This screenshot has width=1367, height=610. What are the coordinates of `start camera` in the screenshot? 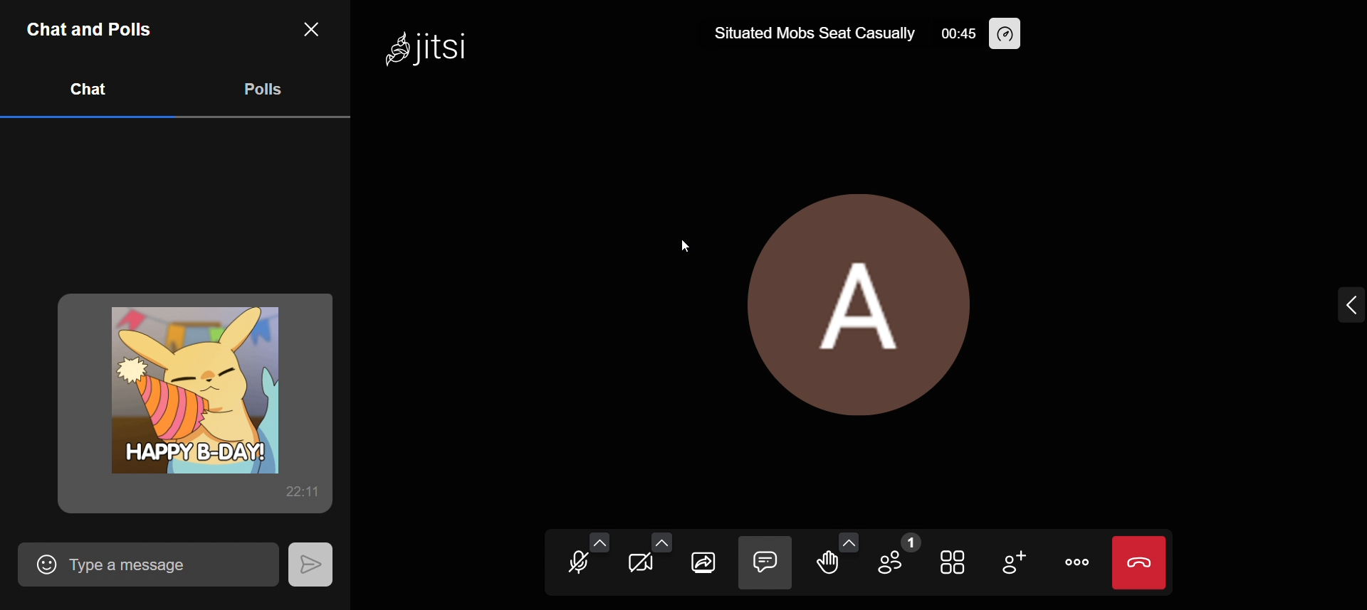 It's located at (644, 568).